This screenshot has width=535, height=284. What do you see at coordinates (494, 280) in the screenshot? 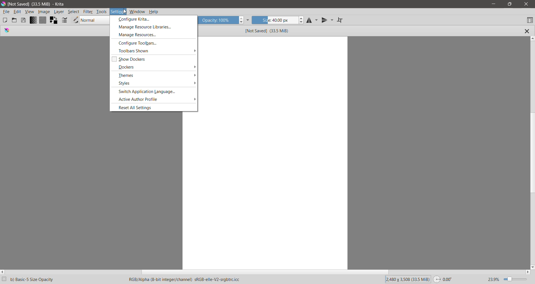
I see `23.9%` at bounding box center [494, 280].